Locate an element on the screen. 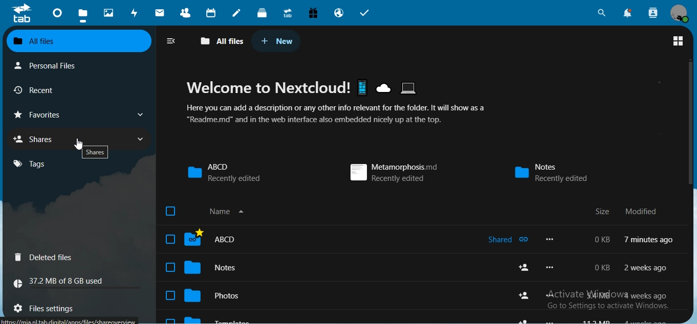 This screenshot has width=697, height=324. activity is located at coordinates (136, 14).